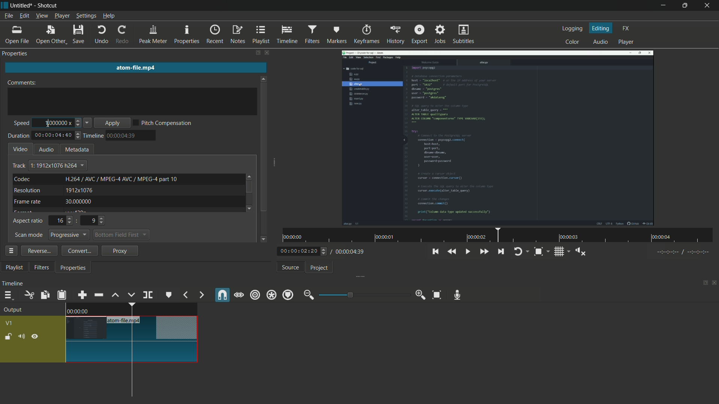  Describe the element at coordinates (16, 36) in the screenshot. I see `open file` at that location.